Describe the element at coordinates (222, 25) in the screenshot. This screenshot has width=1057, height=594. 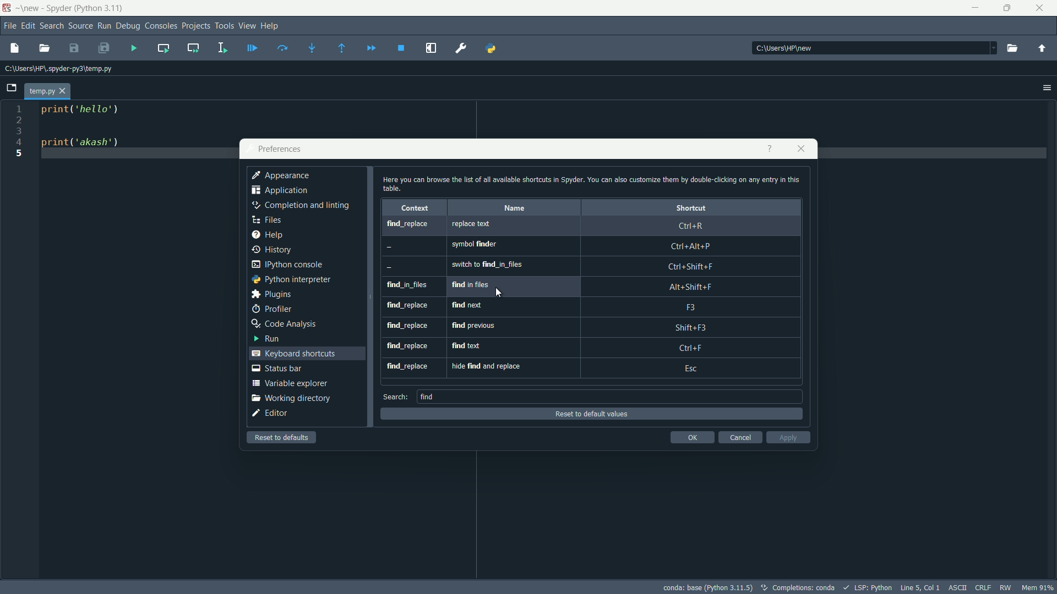
I see `tools menu` at that location.